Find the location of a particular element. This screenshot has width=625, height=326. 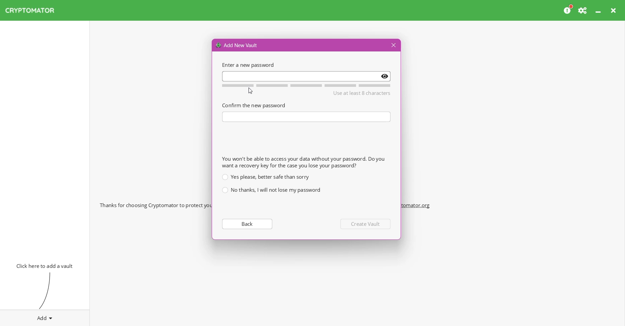

Back is located at coordinates (247, 223).